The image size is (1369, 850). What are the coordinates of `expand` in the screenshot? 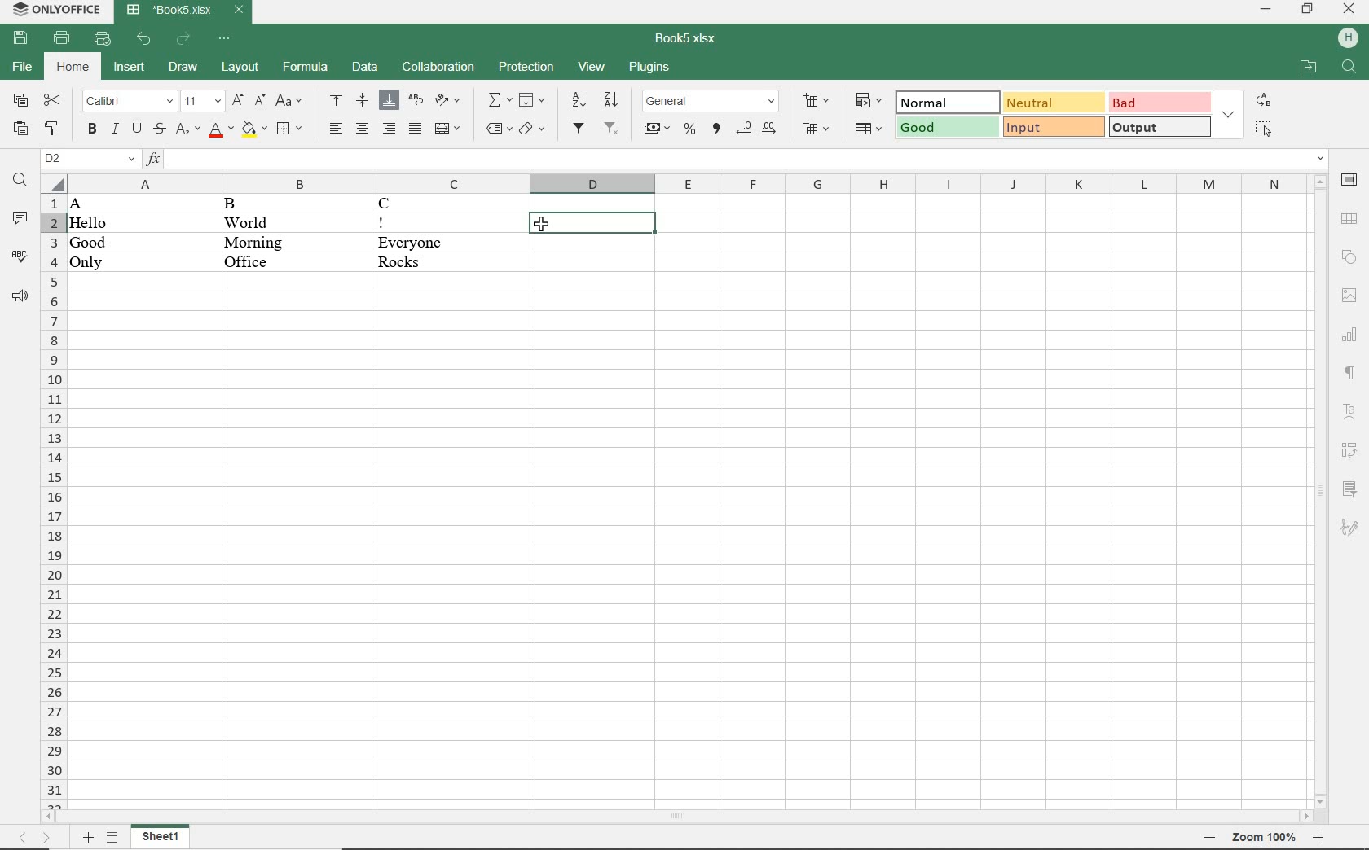 It's located at (1230, 113).